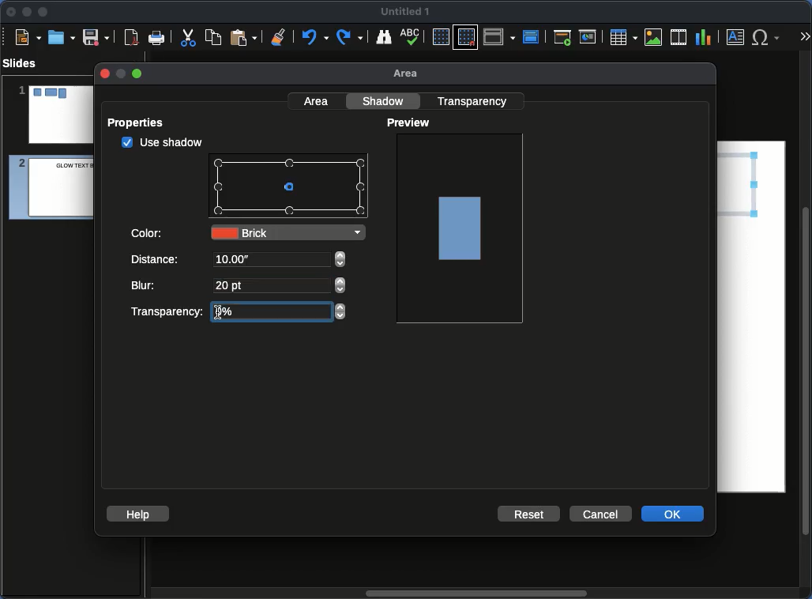  Describe the element at coordinates (562, 37) in the screenshot. I see `First slide` at that location.